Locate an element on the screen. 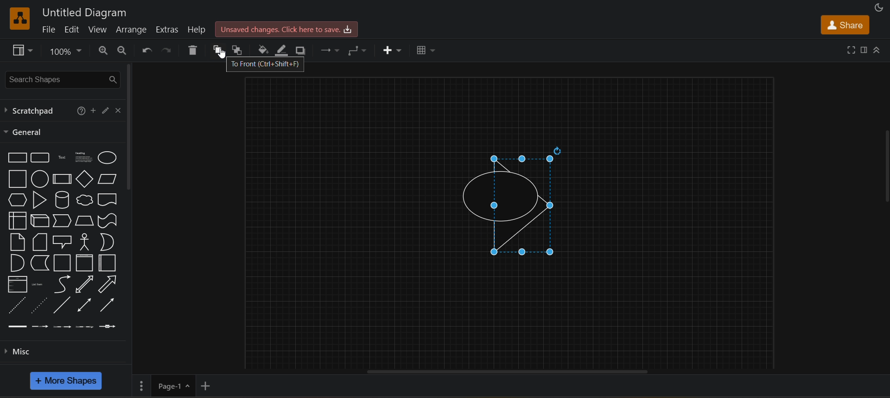 The height and width of the screenshot is (398, 890). zoom out is located at coordinates (121, 49).